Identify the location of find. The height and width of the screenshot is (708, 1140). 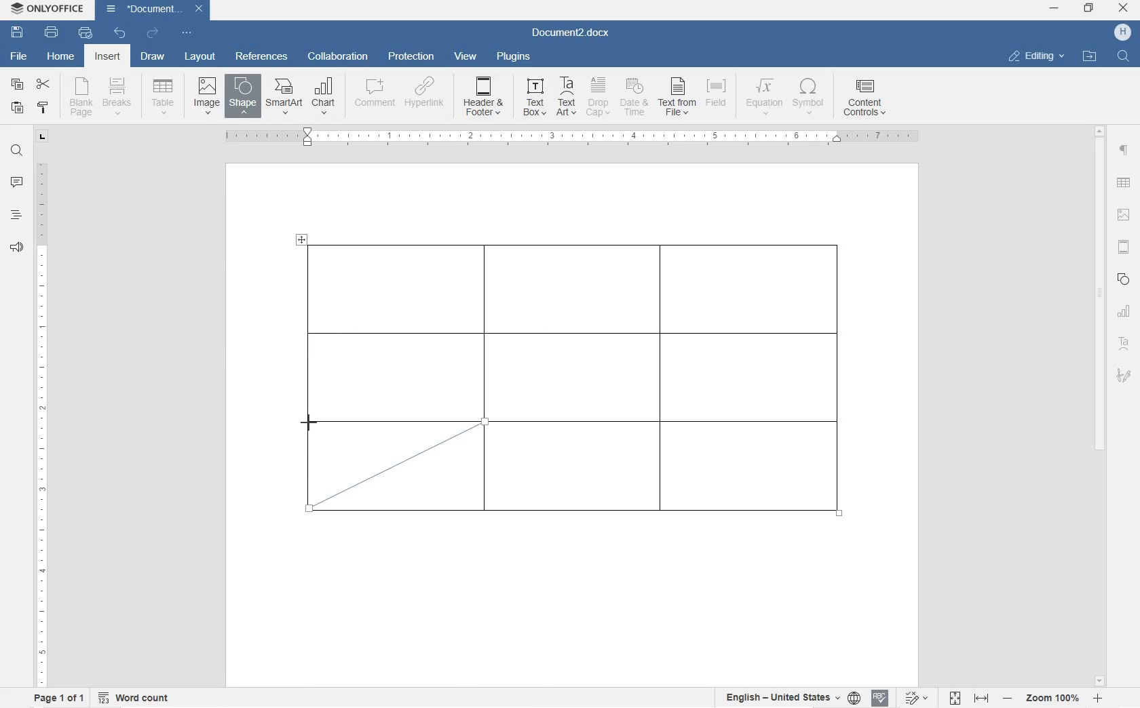
(18, 152).